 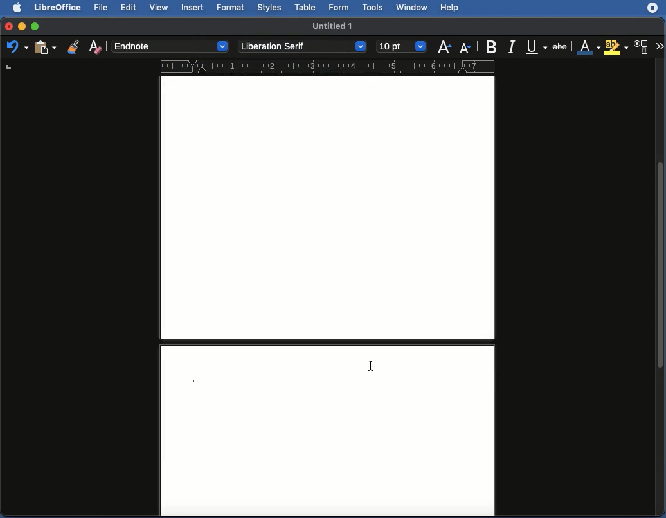 What do you see at coordinates (561, 46) in the screenshot?
I see `Strikethrough` at bounding box center [561, 46].